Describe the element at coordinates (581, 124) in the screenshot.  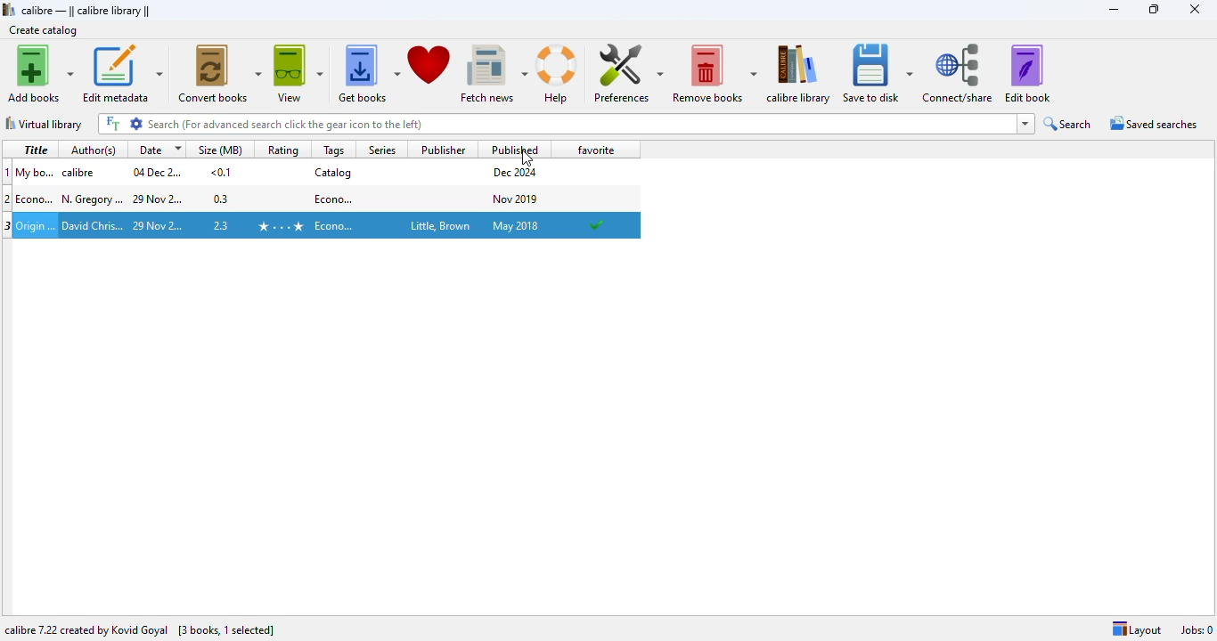
I see `search` at that location.